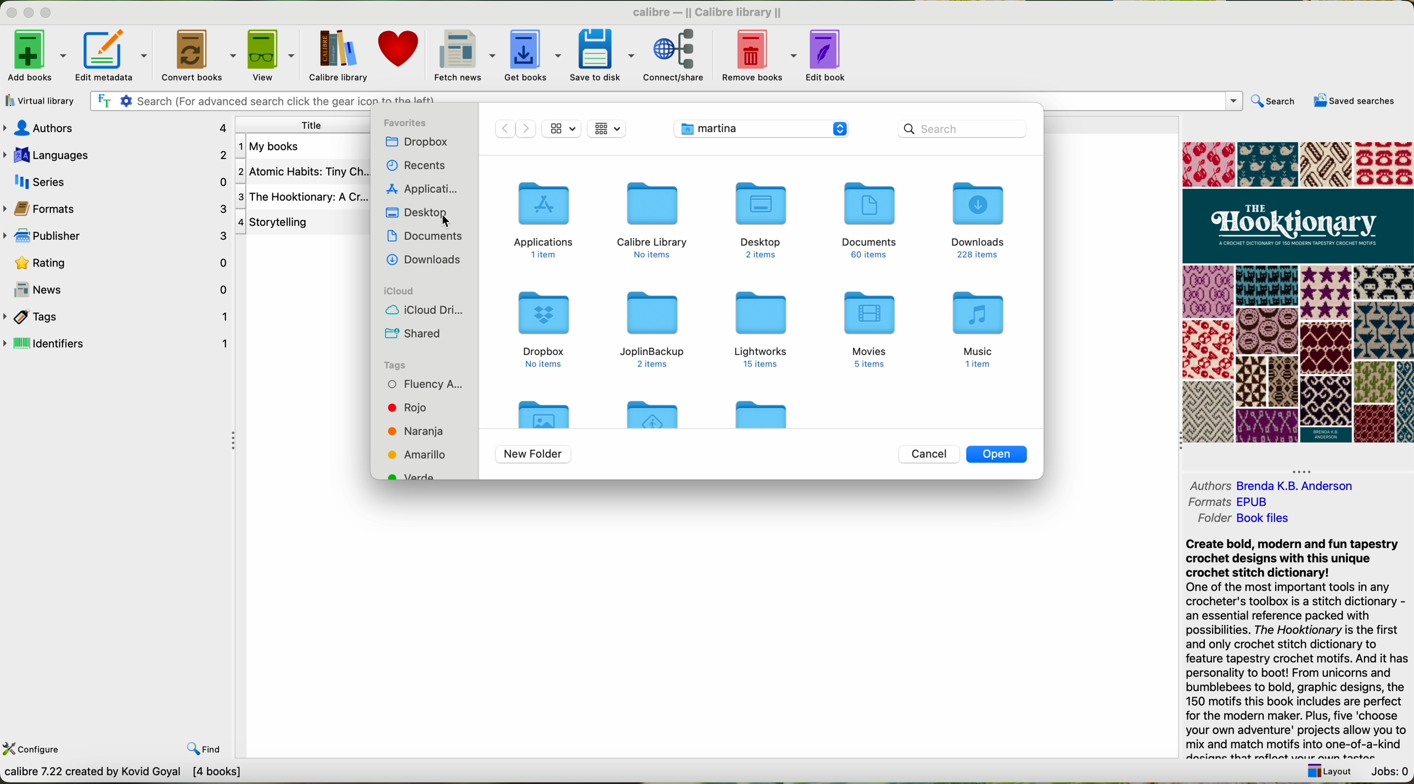 Image resolution: width=1414 pixels, height=784 pixels. What do you see at coordinates (503, 129) in the screenshot?
I see `move back` at bounding box center [503, 129].